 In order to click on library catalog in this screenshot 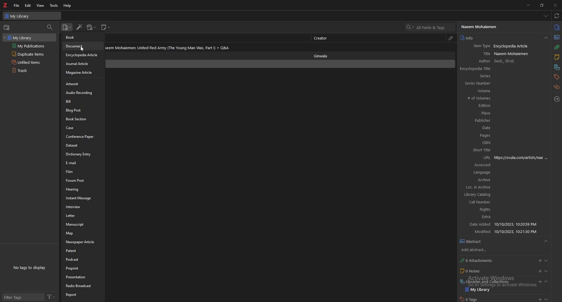, I will do `click(476, 195)`.